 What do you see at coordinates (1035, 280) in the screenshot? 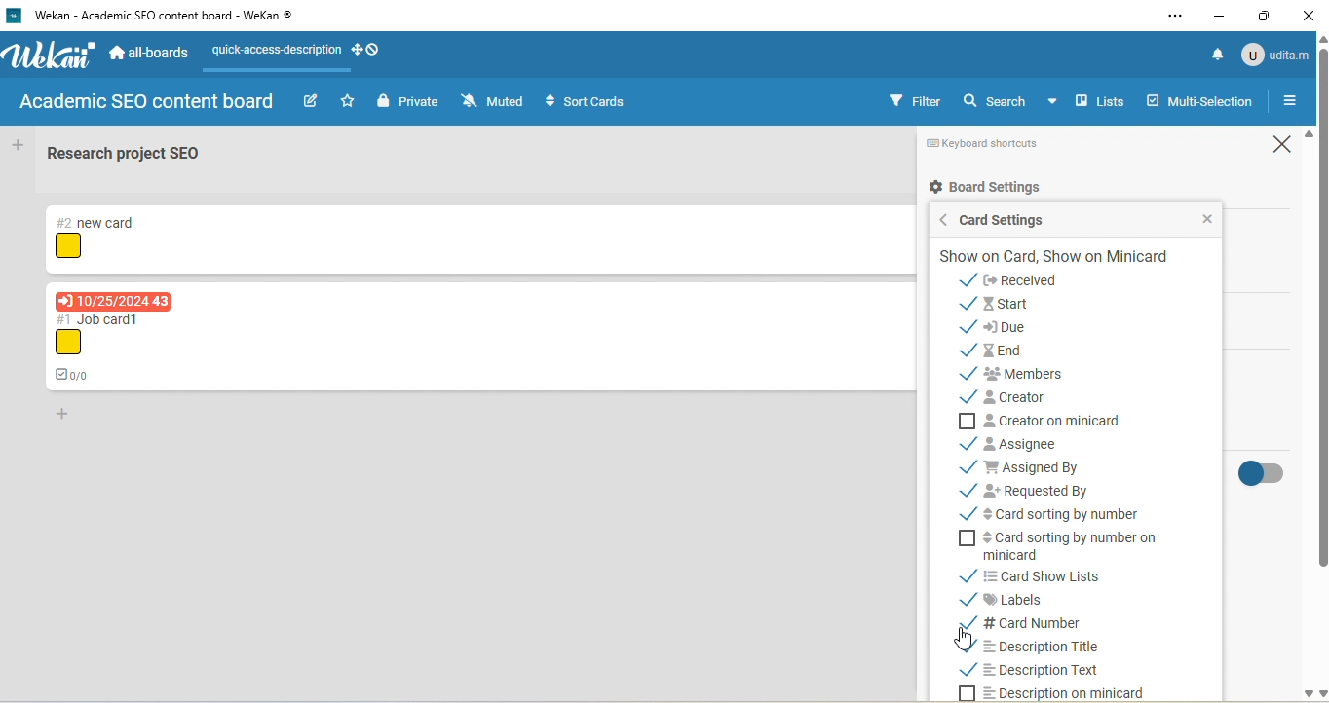
I see `received` at bounding box center [1035, 280].